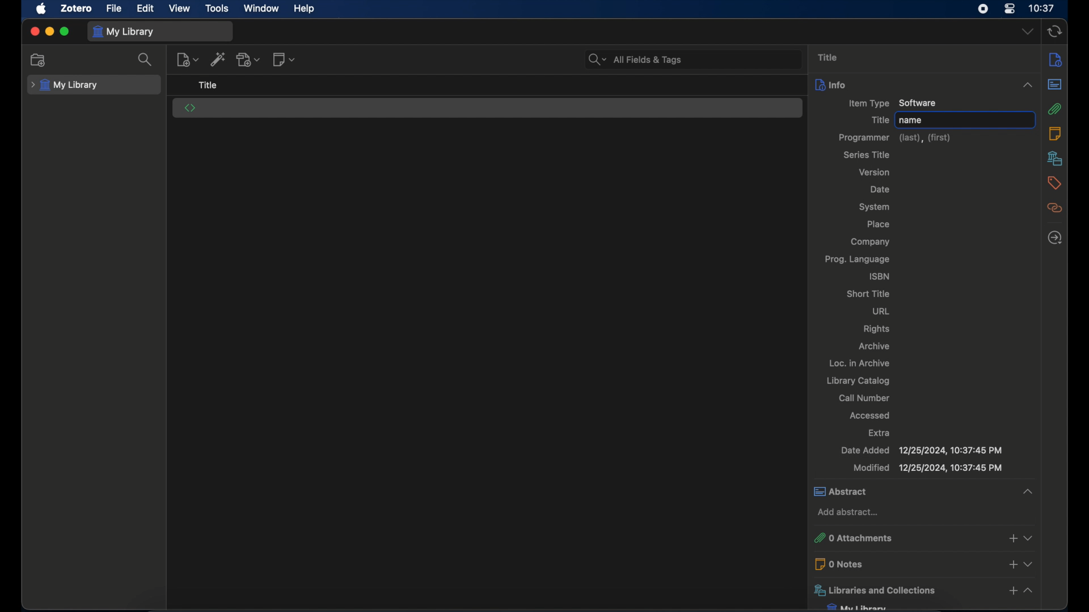 This screenshot has width=1089, height=612. What do you see at coordinates (858, 260) in the screenshot?
I see `prog. language` at bounding box center [858, 260].